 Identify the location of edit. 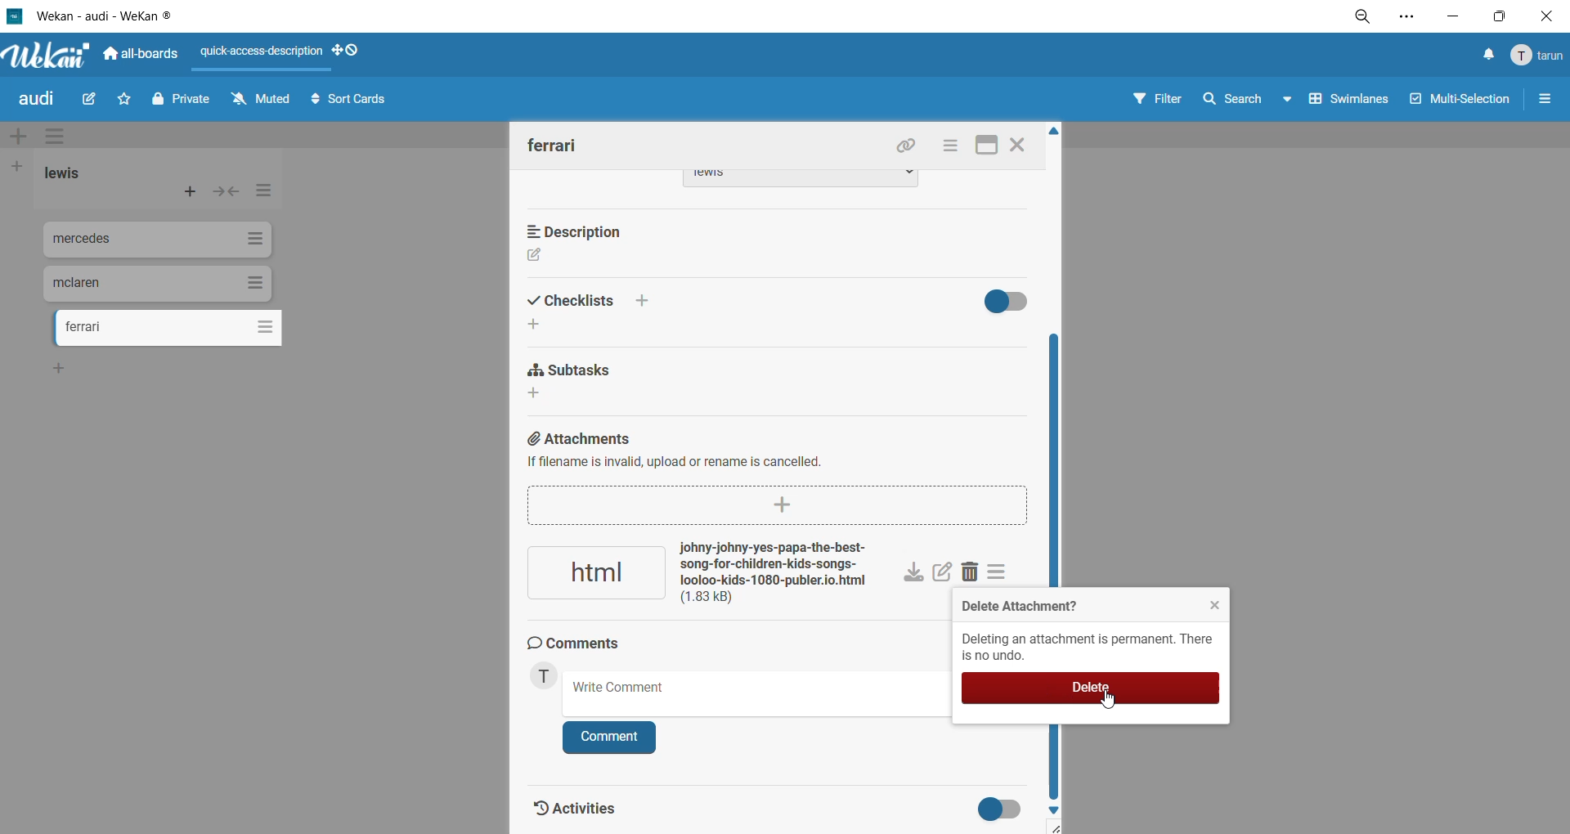
(96, 100).